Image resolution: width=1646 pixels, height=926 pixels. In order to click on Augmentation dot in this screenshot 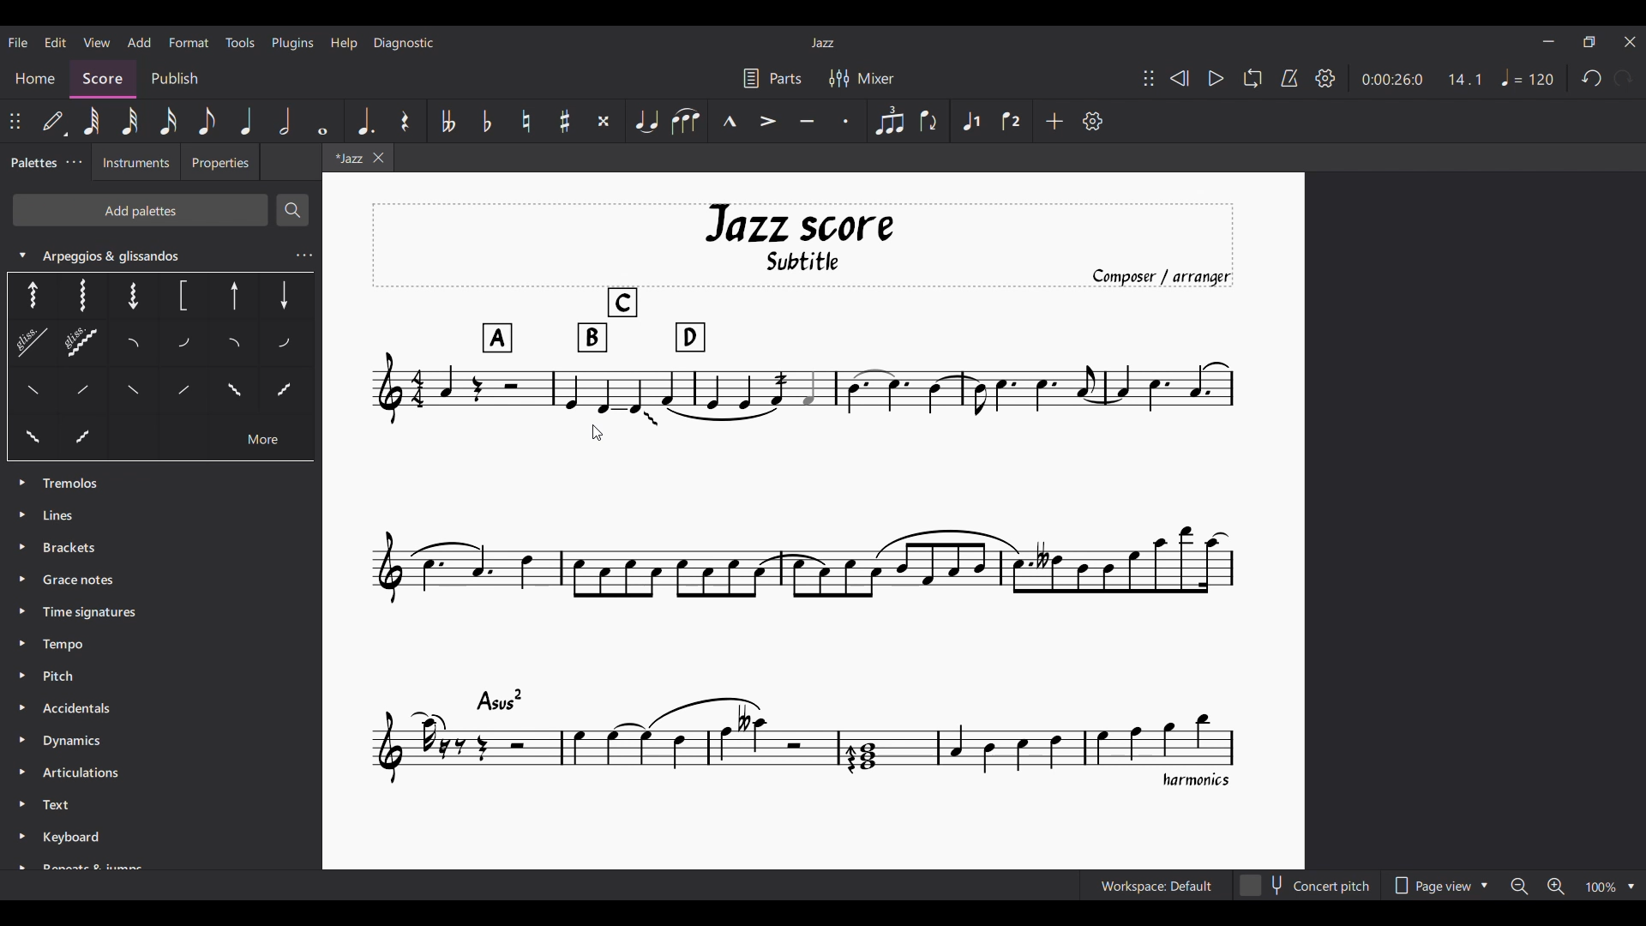, I will do `click(364, 121)`.